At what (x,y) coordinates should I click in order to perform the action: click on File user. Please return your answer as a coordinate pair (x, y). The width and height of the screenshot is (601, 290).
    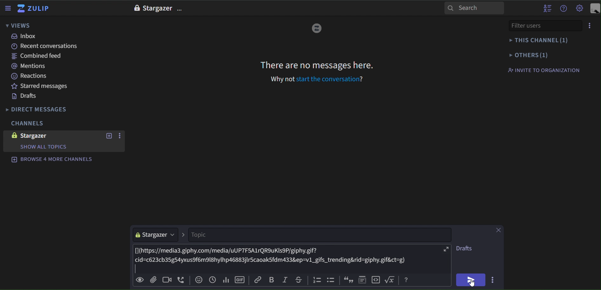
    Looking at the image, I should click on (536, 25).